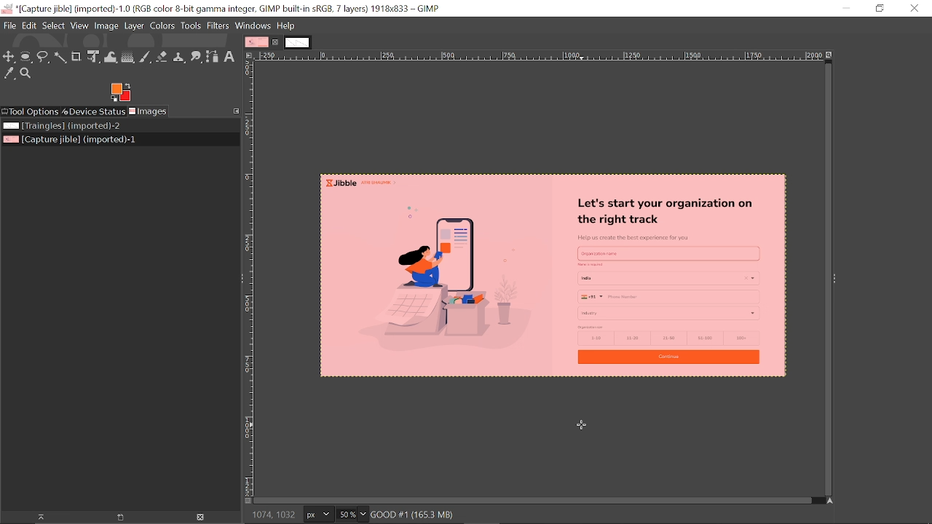  I want to click on Delete image, so click(200, 517).